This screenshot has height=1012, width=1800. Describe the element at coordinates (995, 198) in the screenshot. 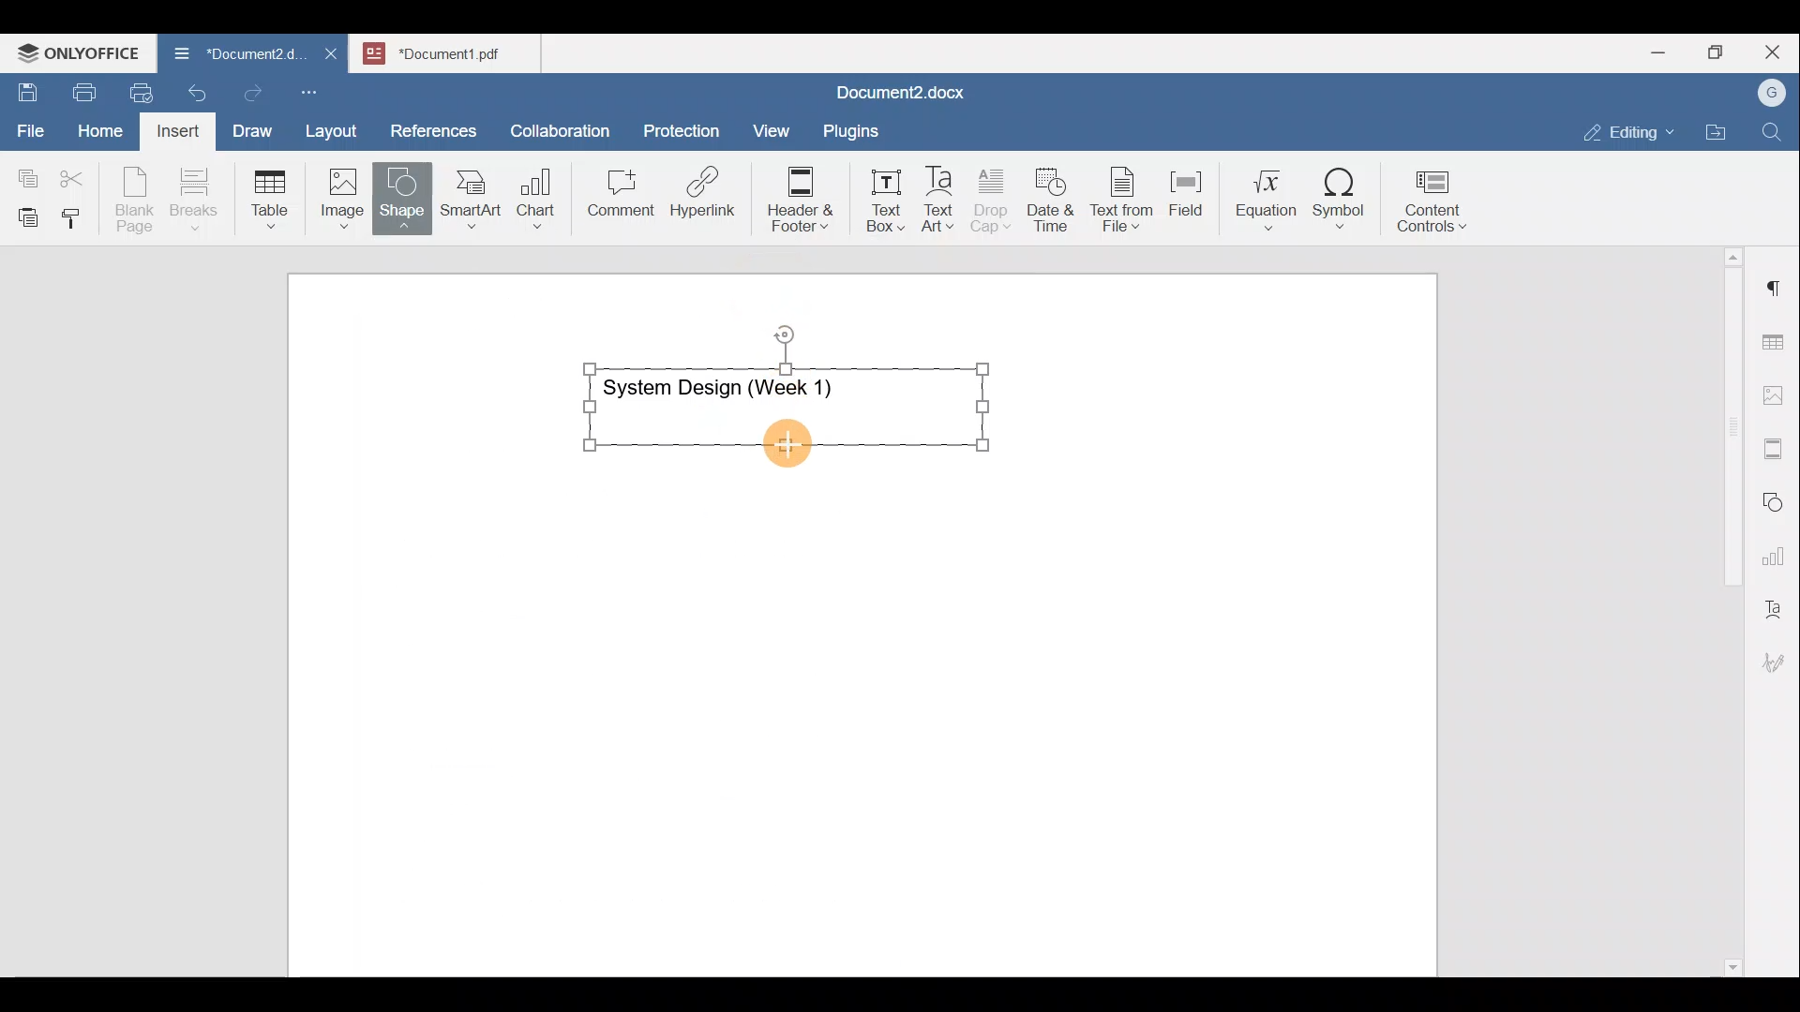

I see `Drop cap` at that location.